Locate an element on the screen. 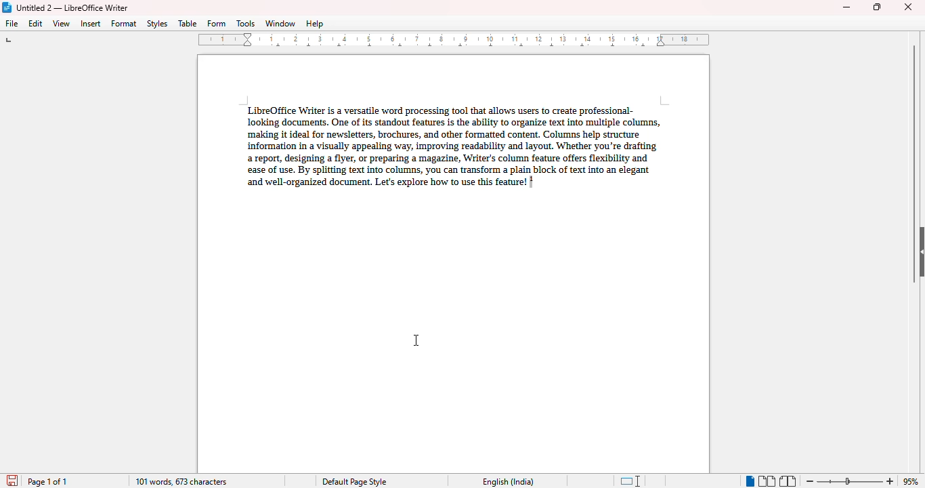 Image resolution: width=925 pixels, height=488 pixels. window is located at coordinates (280, 23).